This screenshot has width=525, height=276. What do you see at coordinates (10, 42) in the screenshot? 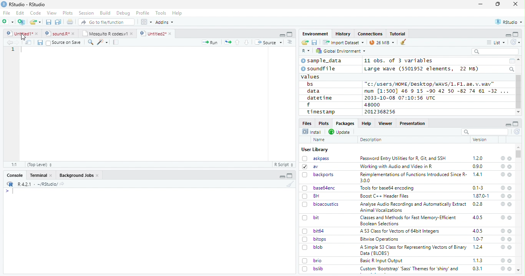
I see `go backward` at bounding box center [10, 42].